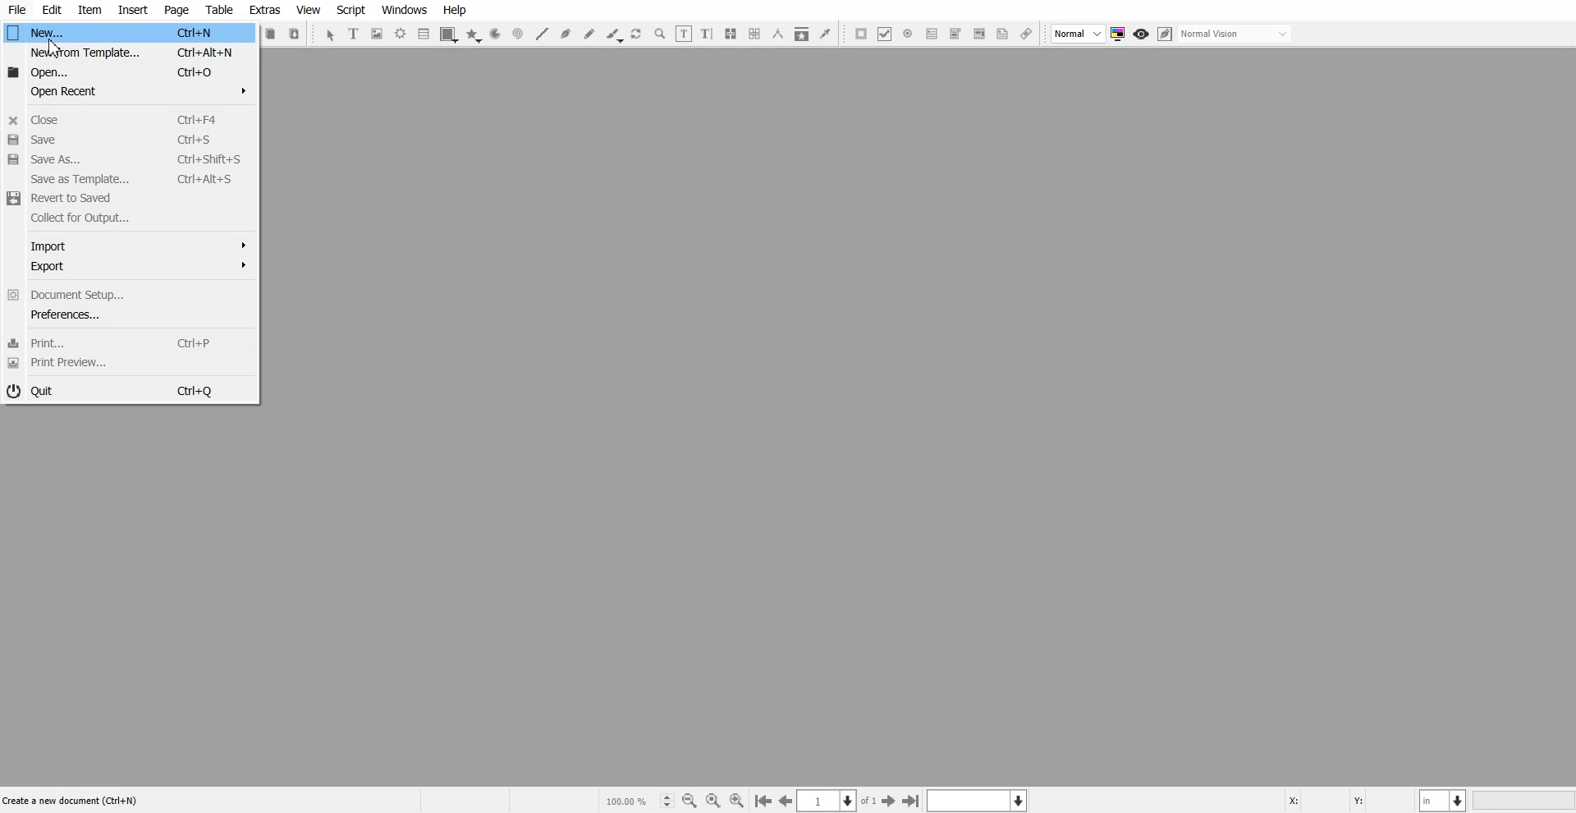  I want to click on Import, so click(127, 246).